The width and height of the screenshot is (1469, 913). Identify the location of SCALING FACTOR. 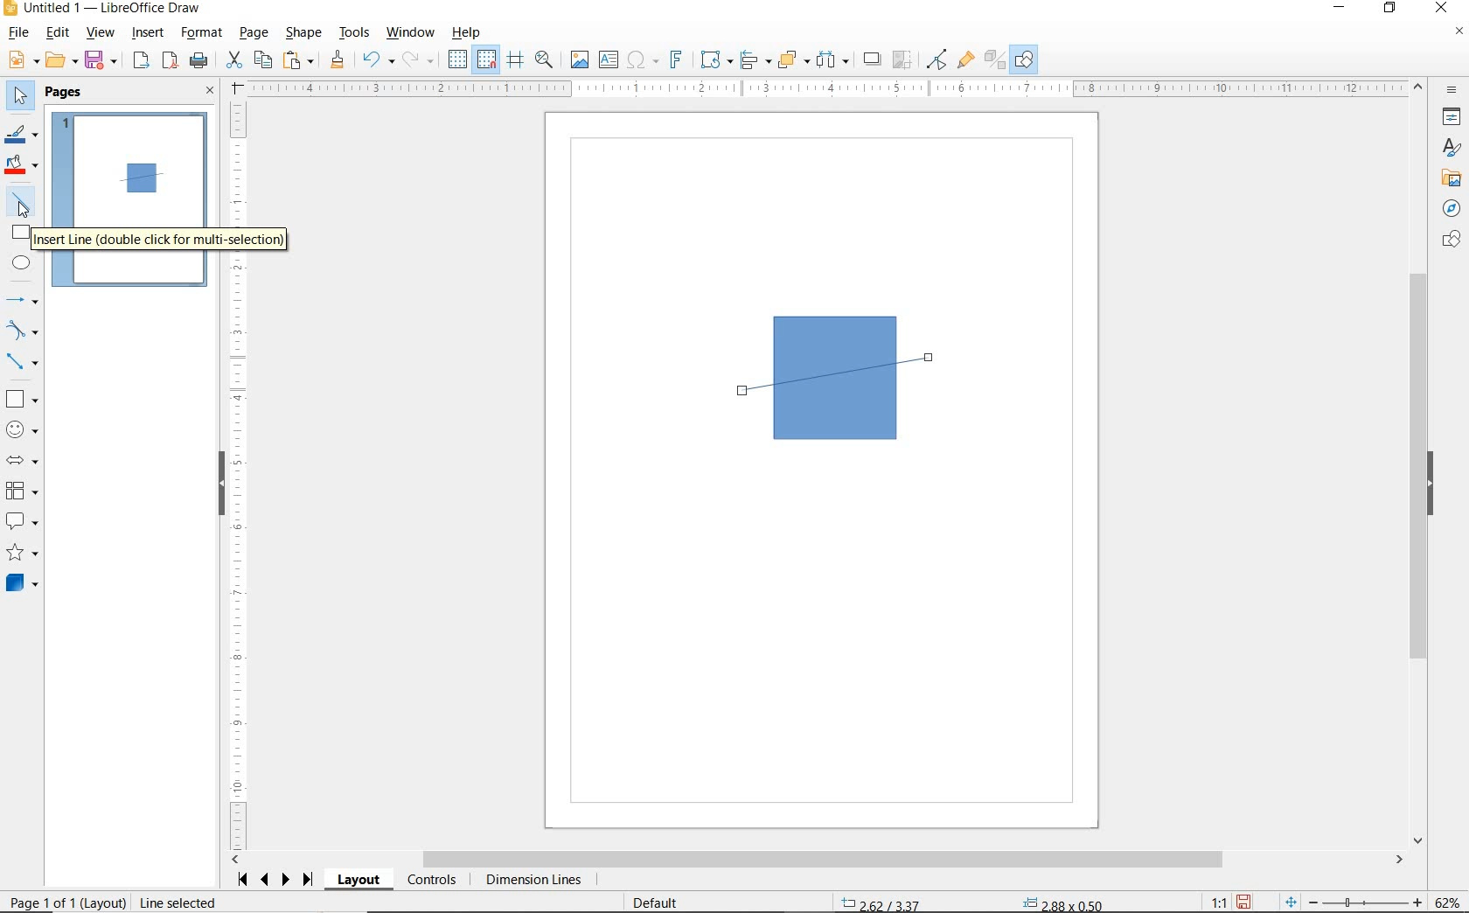
(1212, 898).